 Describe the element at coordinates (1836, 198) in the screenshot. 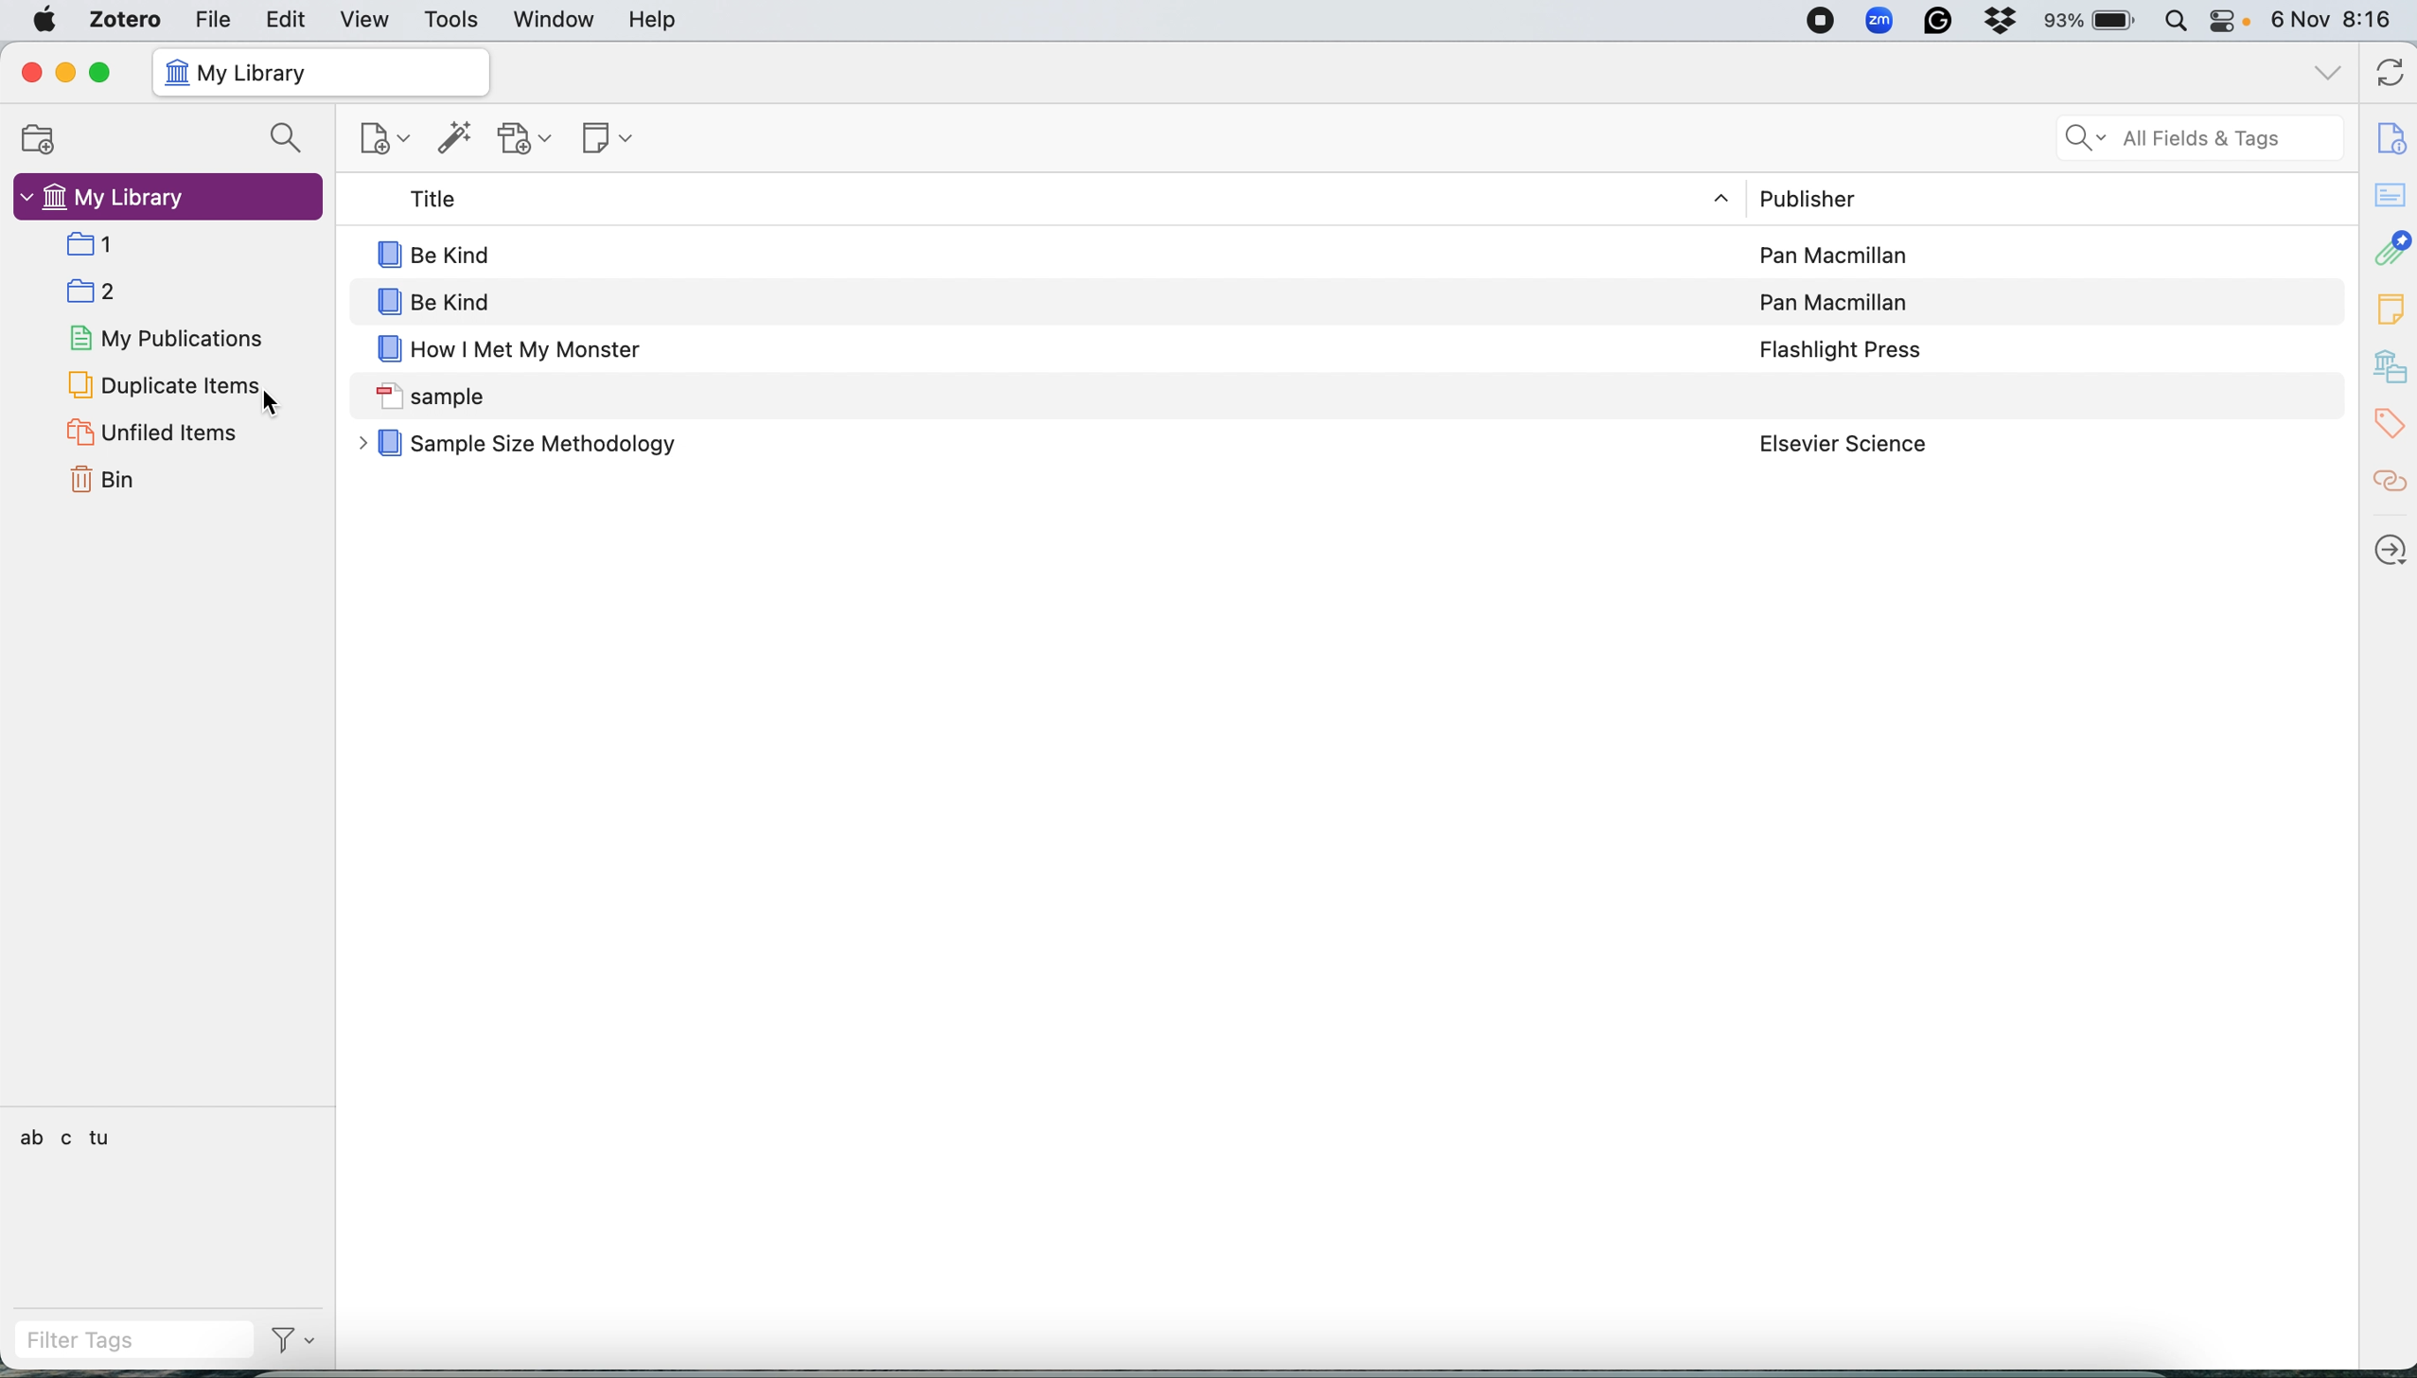

I see `publisher` at that location.